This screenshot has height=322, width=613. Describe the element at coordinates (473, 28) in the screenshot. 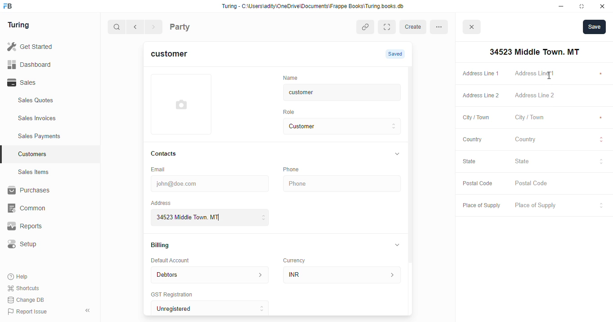

I see `close` at that location.